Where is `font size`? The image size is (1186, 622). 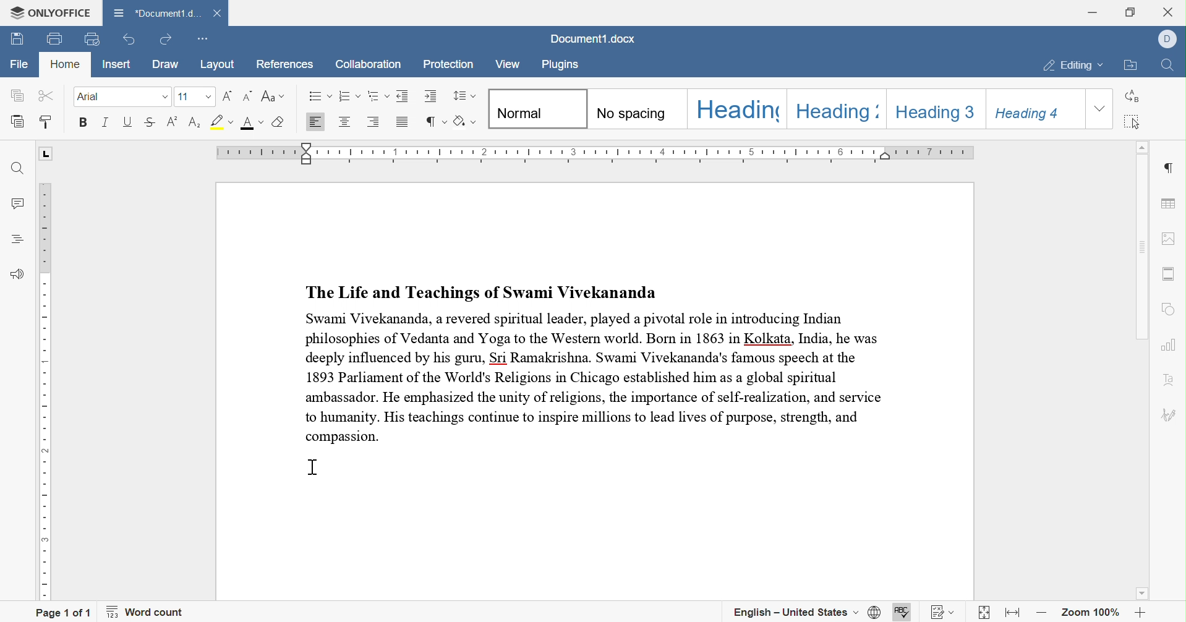
font size is located at coordinates (186, 97).